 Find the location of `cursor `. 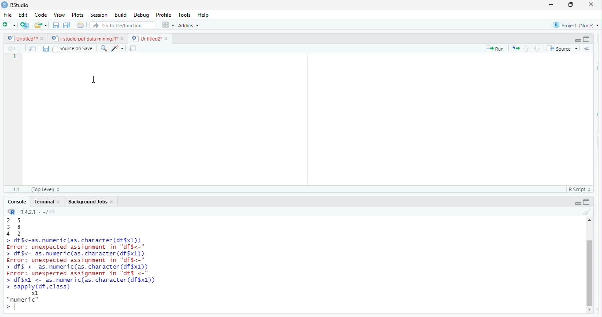

cursor  is located at coordinates (95, 80).